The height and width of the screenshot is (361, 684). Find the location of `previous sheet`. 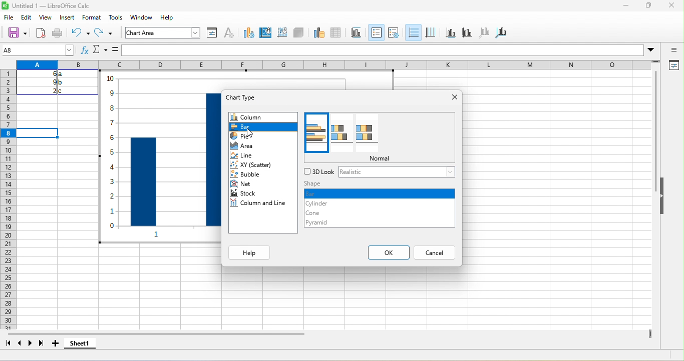

previous sheet is located at coordinates (21, 344).